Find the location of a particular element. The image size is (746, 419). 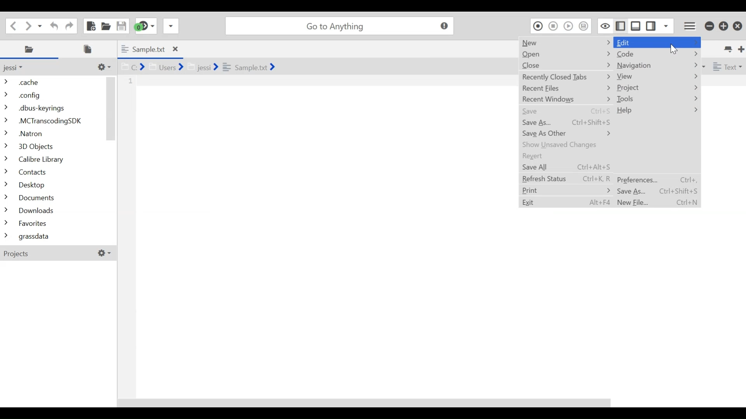

Save As is located at coordinates (656, 191).